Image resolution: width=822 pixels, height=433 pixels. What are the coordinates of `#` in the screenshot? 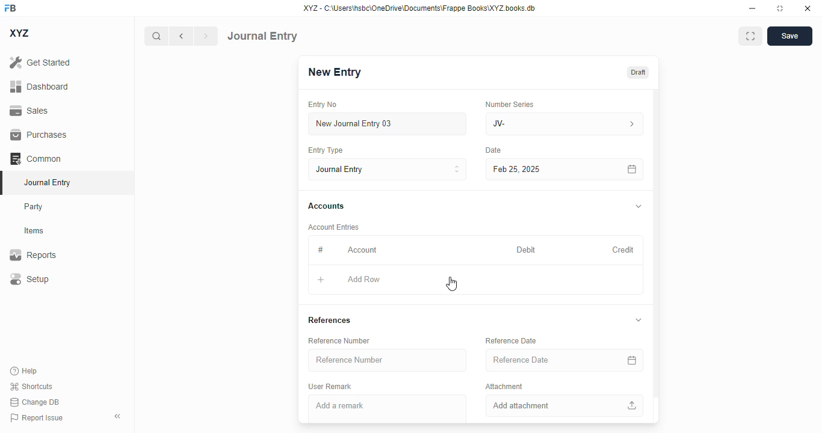 It's located at (320, 250).